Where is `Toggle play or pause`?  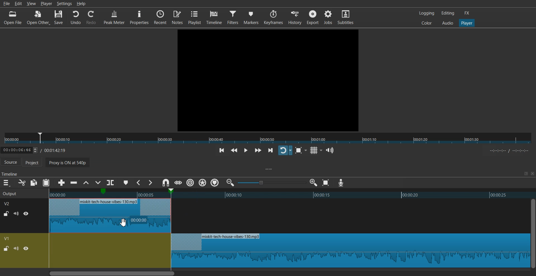
Toggle play or pause is located at coordinates (245, 151).